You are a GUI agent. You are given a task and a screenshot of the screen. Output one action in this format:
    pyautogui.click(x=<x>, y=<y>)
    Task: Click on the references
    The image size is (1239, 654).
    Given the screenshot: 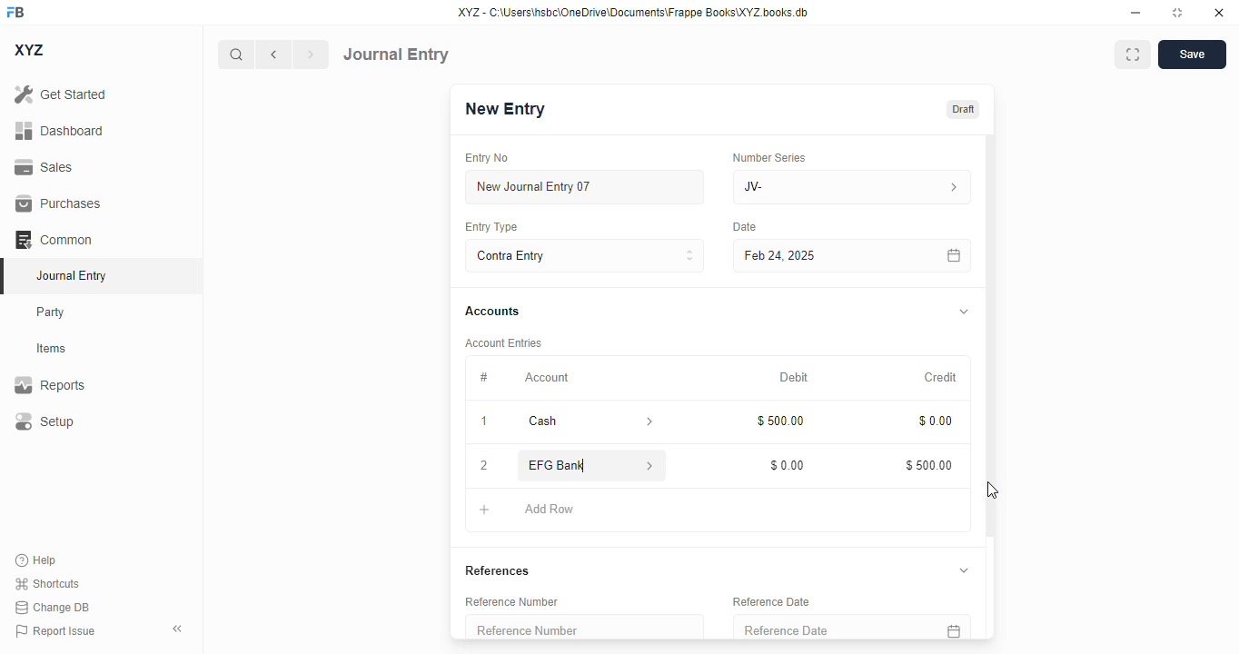 What is the action you would take?
    pyautogui.click(x=498, y=570)
    